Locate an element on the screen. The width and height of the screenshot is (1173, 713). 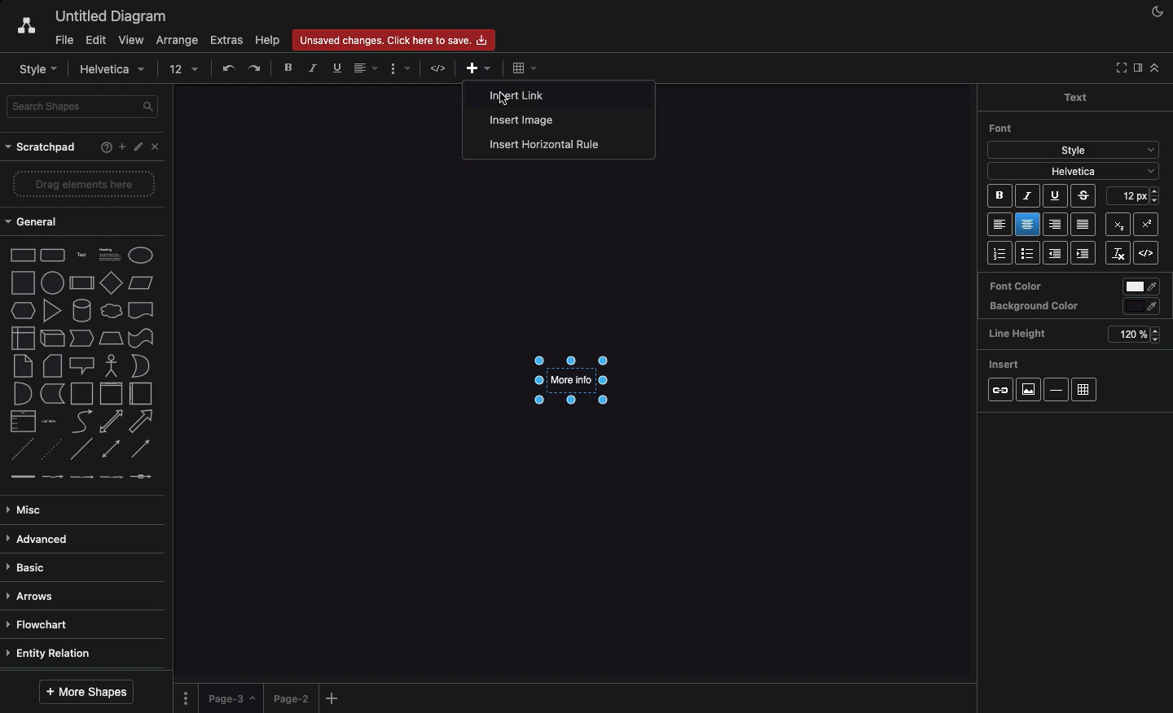
directional connector is located at coordinates (141, 449).